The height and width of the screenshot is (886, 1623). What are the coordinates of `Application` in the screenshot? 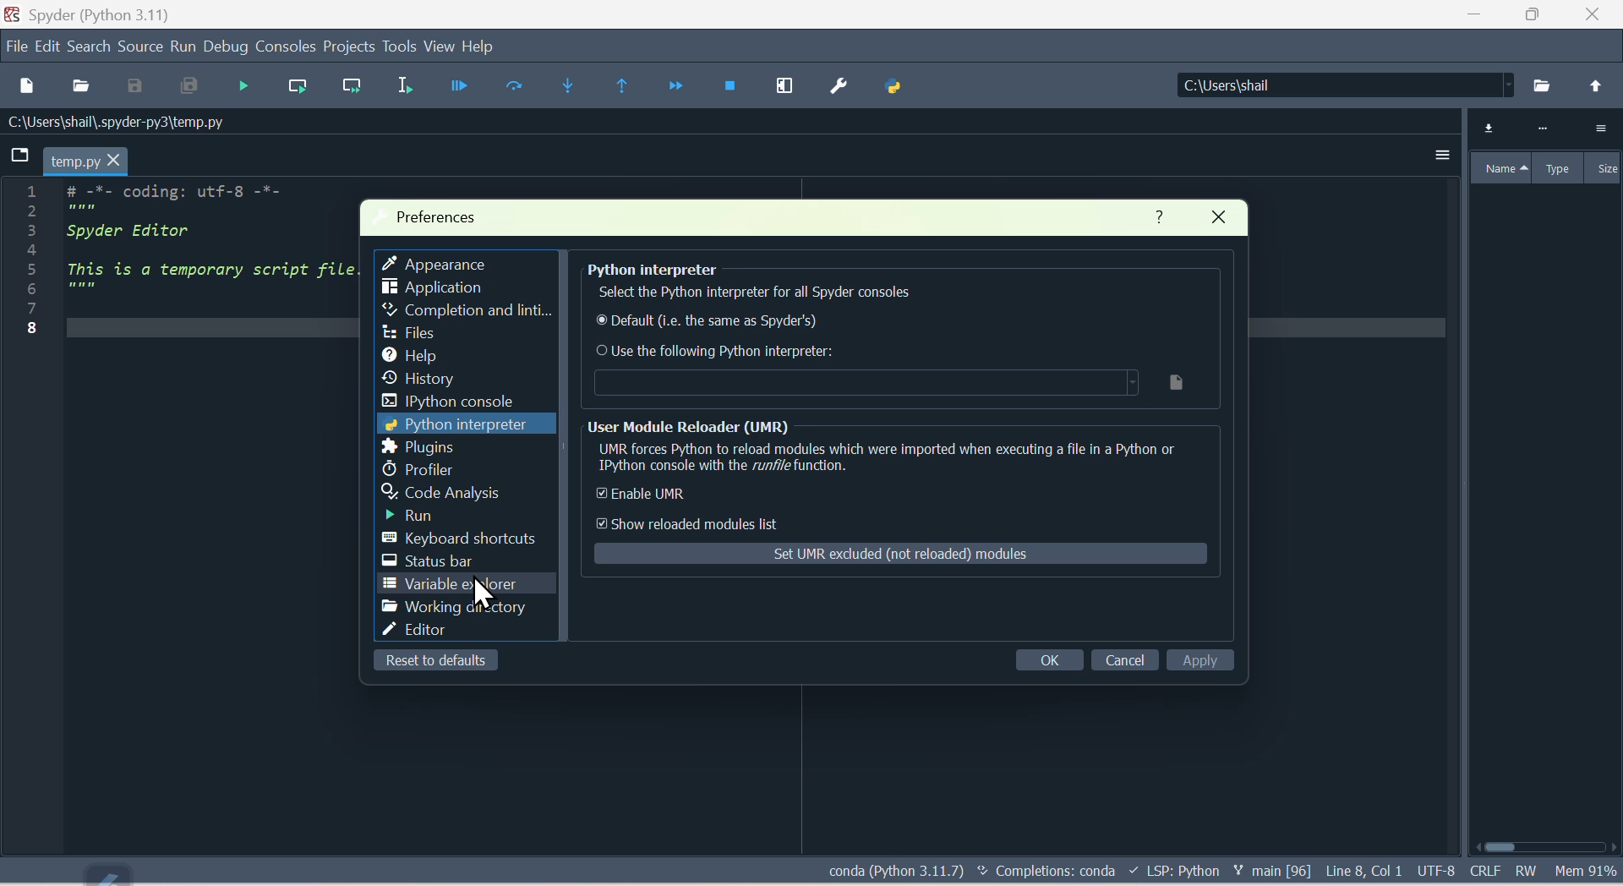 It's located at (427, 287).